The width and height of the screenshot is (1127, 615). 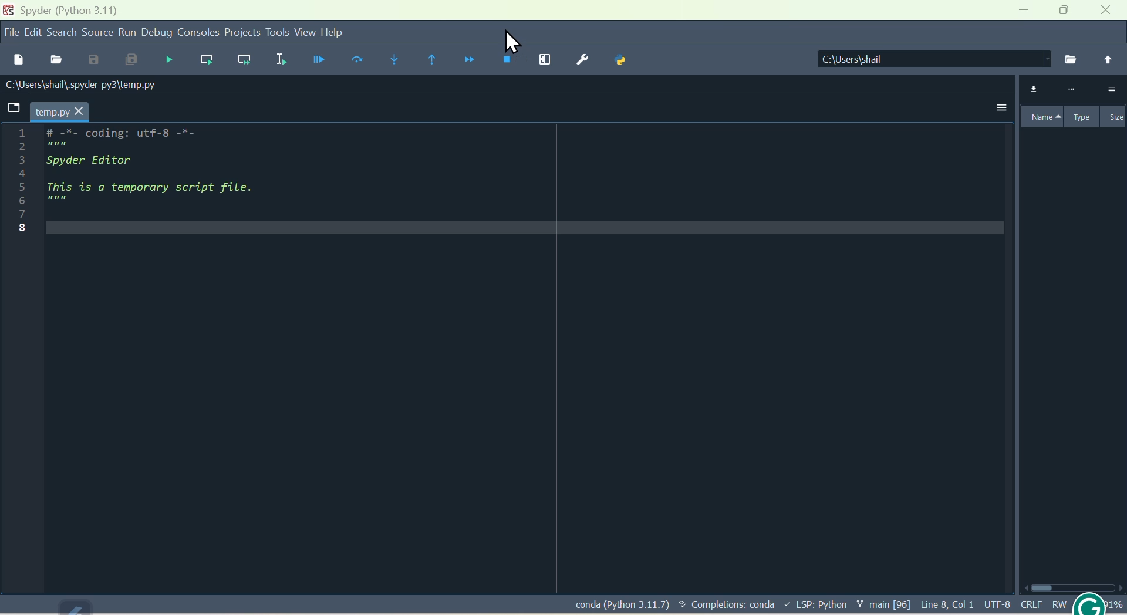 I want to click on help, so click(x=339, y=35).